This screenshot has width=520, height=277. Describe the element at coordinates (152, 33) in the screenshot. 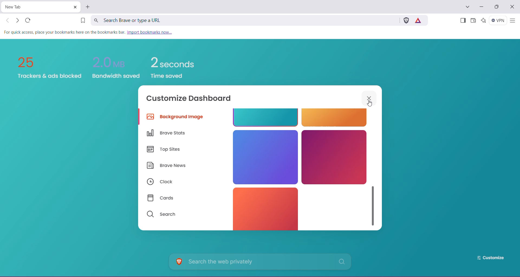

I see `Import Bookmark now` at that location.